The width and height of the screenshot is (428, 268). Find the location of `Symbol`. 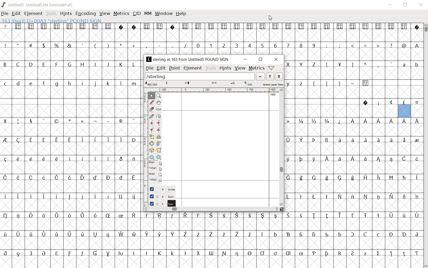

Symbol is located at coordinates (353, 197).